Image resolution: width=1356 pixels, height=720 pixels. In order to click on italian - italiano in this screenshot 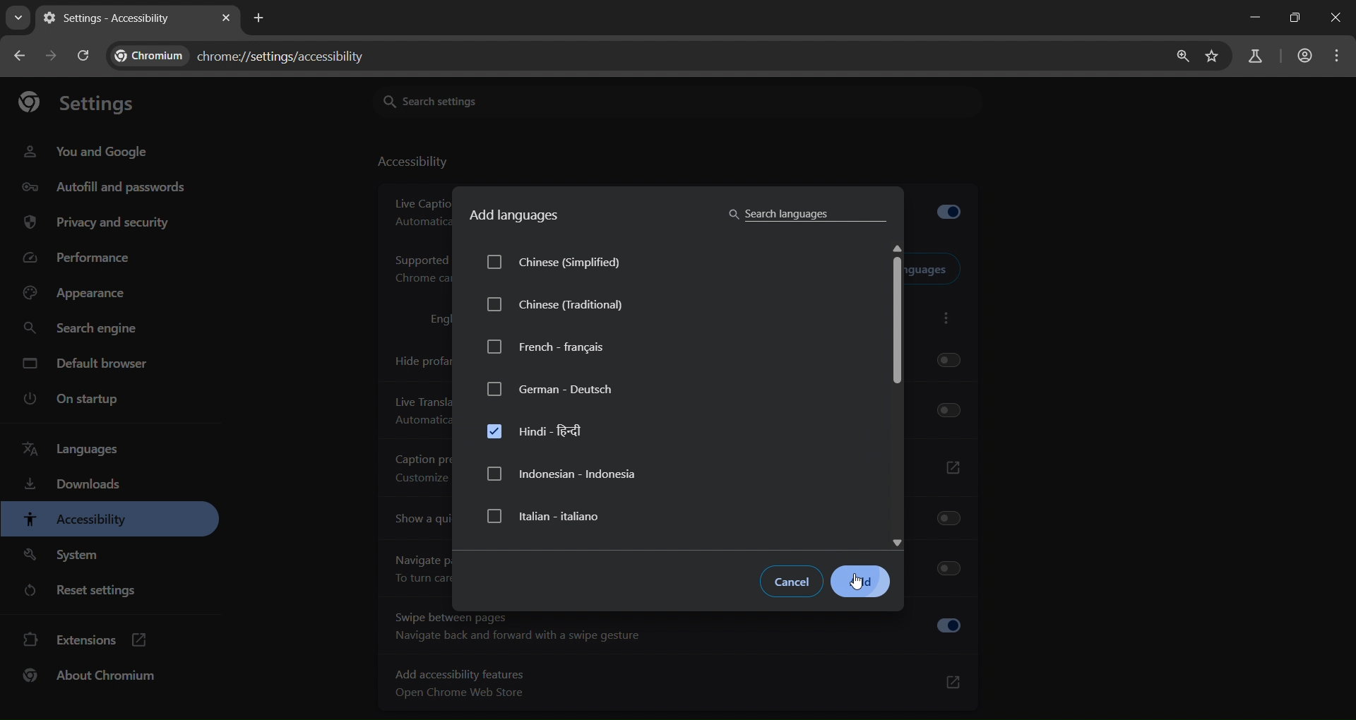, I will do `click(547, 516)`.